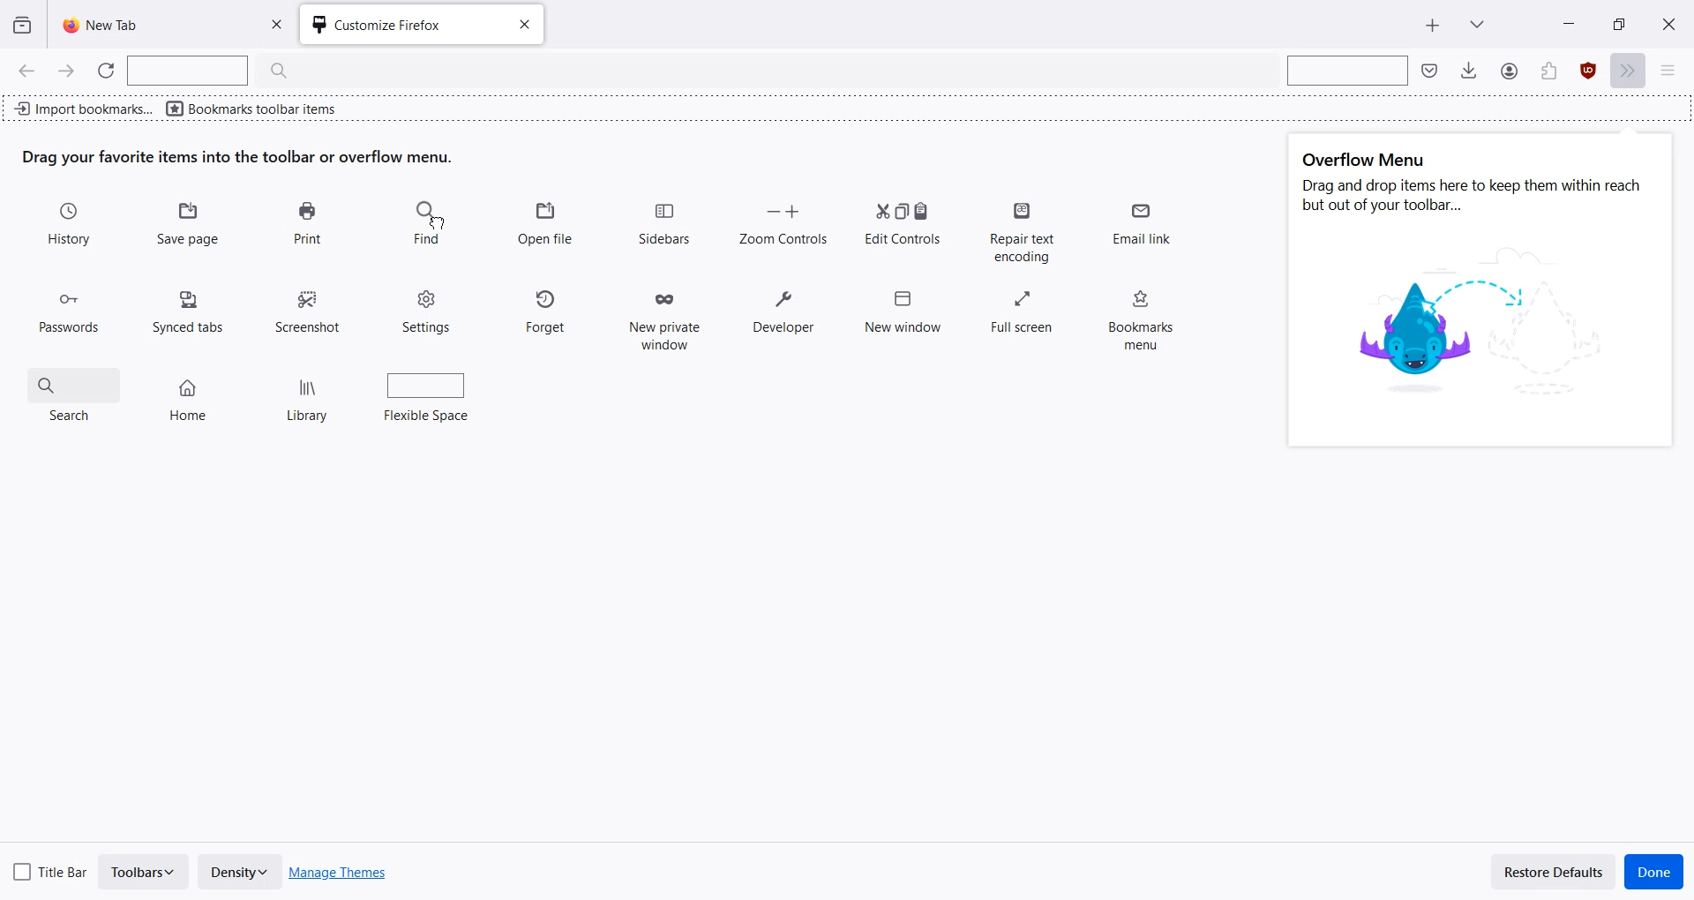 This screenshot has height=900, width=1694. I want to click on Settings, so click(428, 308).